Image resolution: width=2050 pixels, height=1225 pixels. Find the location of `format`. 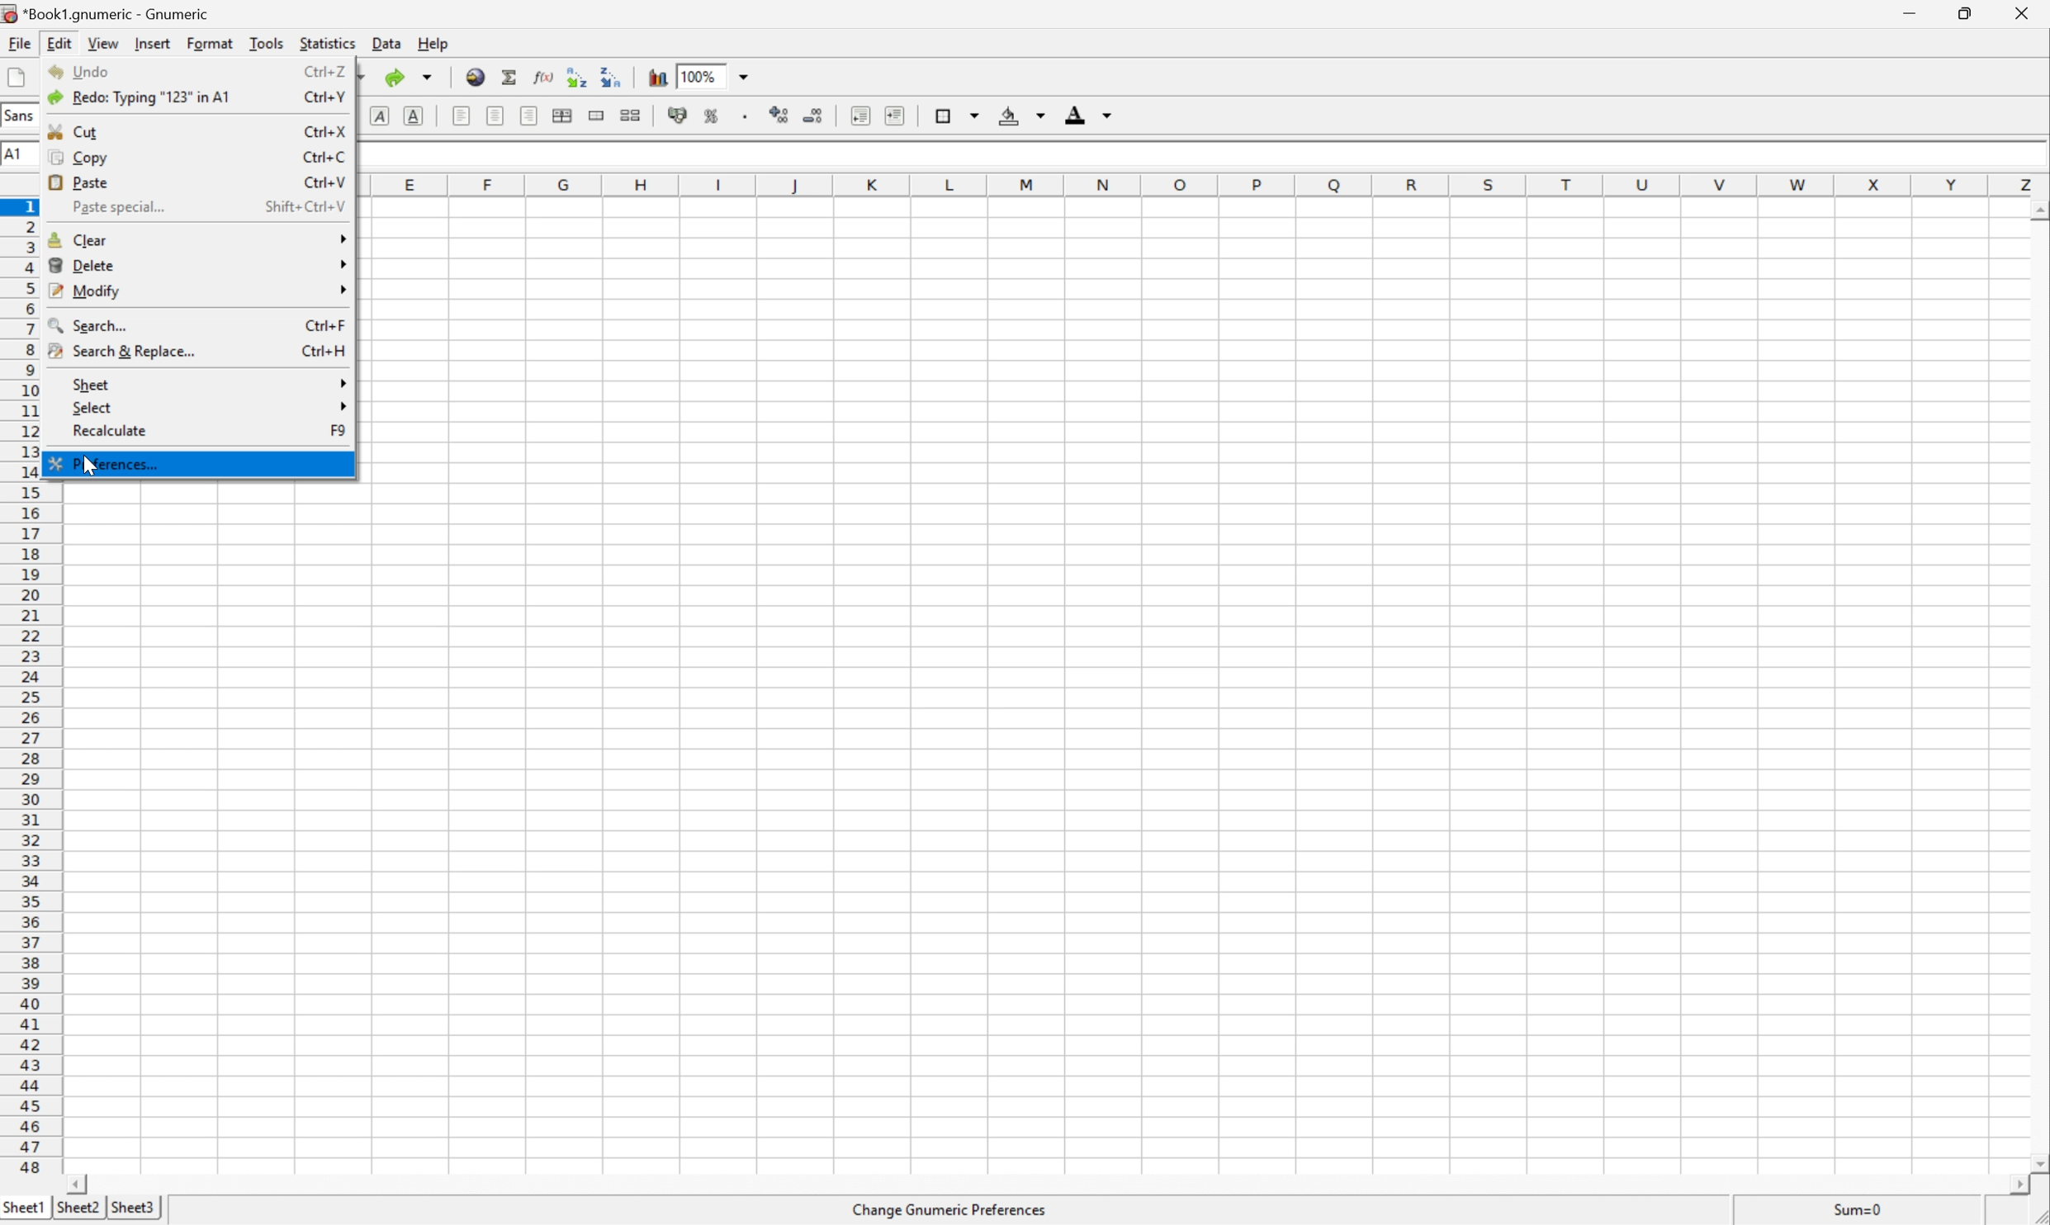

format is located at coordinates (209, 44).